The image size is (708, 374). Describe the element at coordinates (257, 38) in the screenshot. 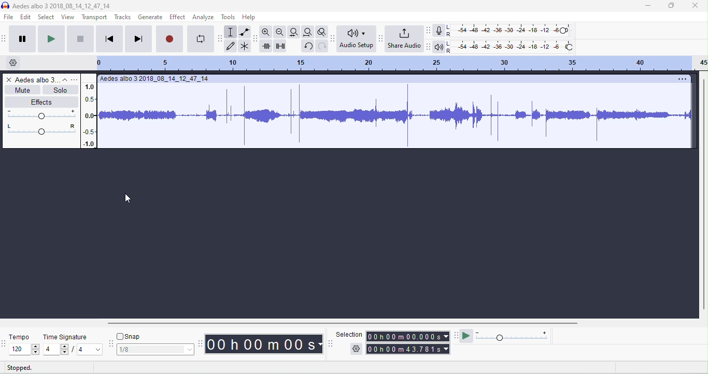

I see `audacity edit toolbar` at that location.